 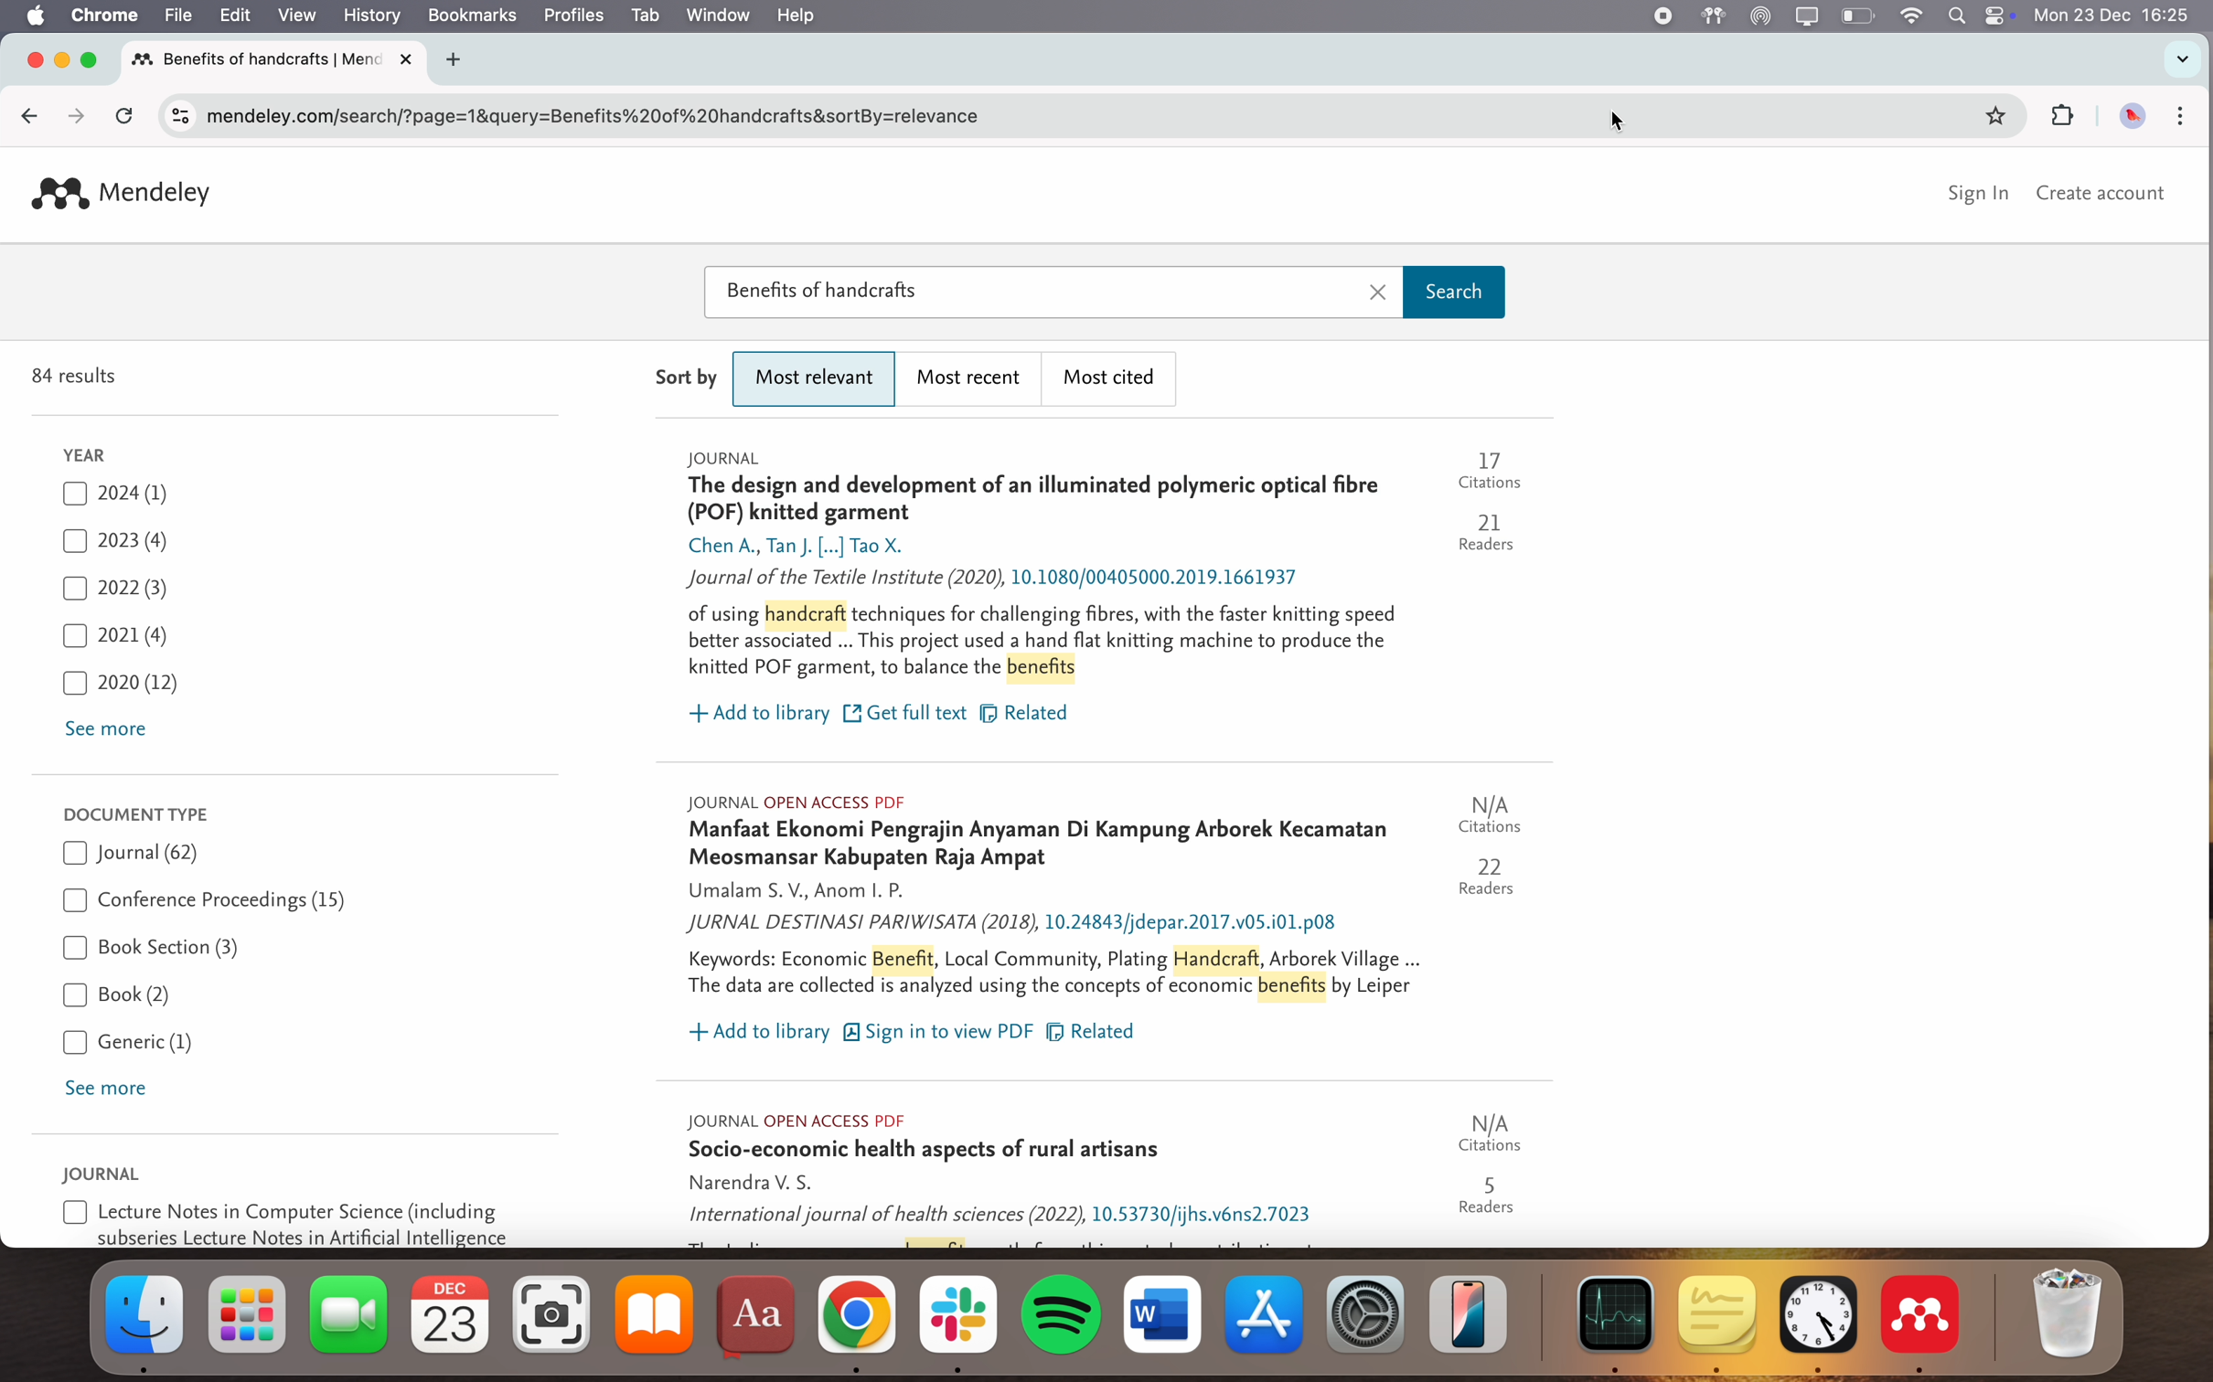 I want to click on 2022, so click(x=115, y=590).